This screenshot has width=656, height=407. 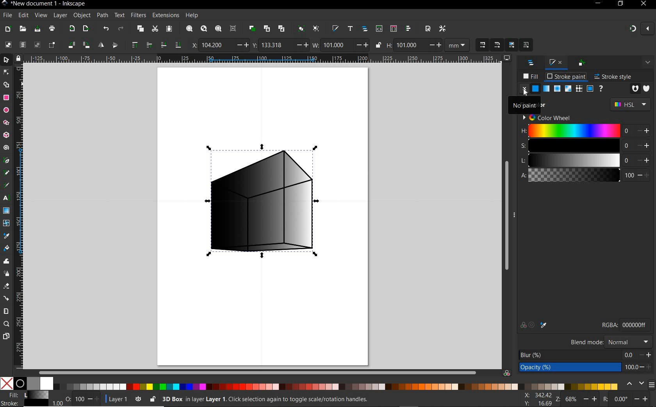 What do you see at coordinates (219, 29) in the screenshot?
I see `ZOOM PAGE` at bounding box center [219, 29].